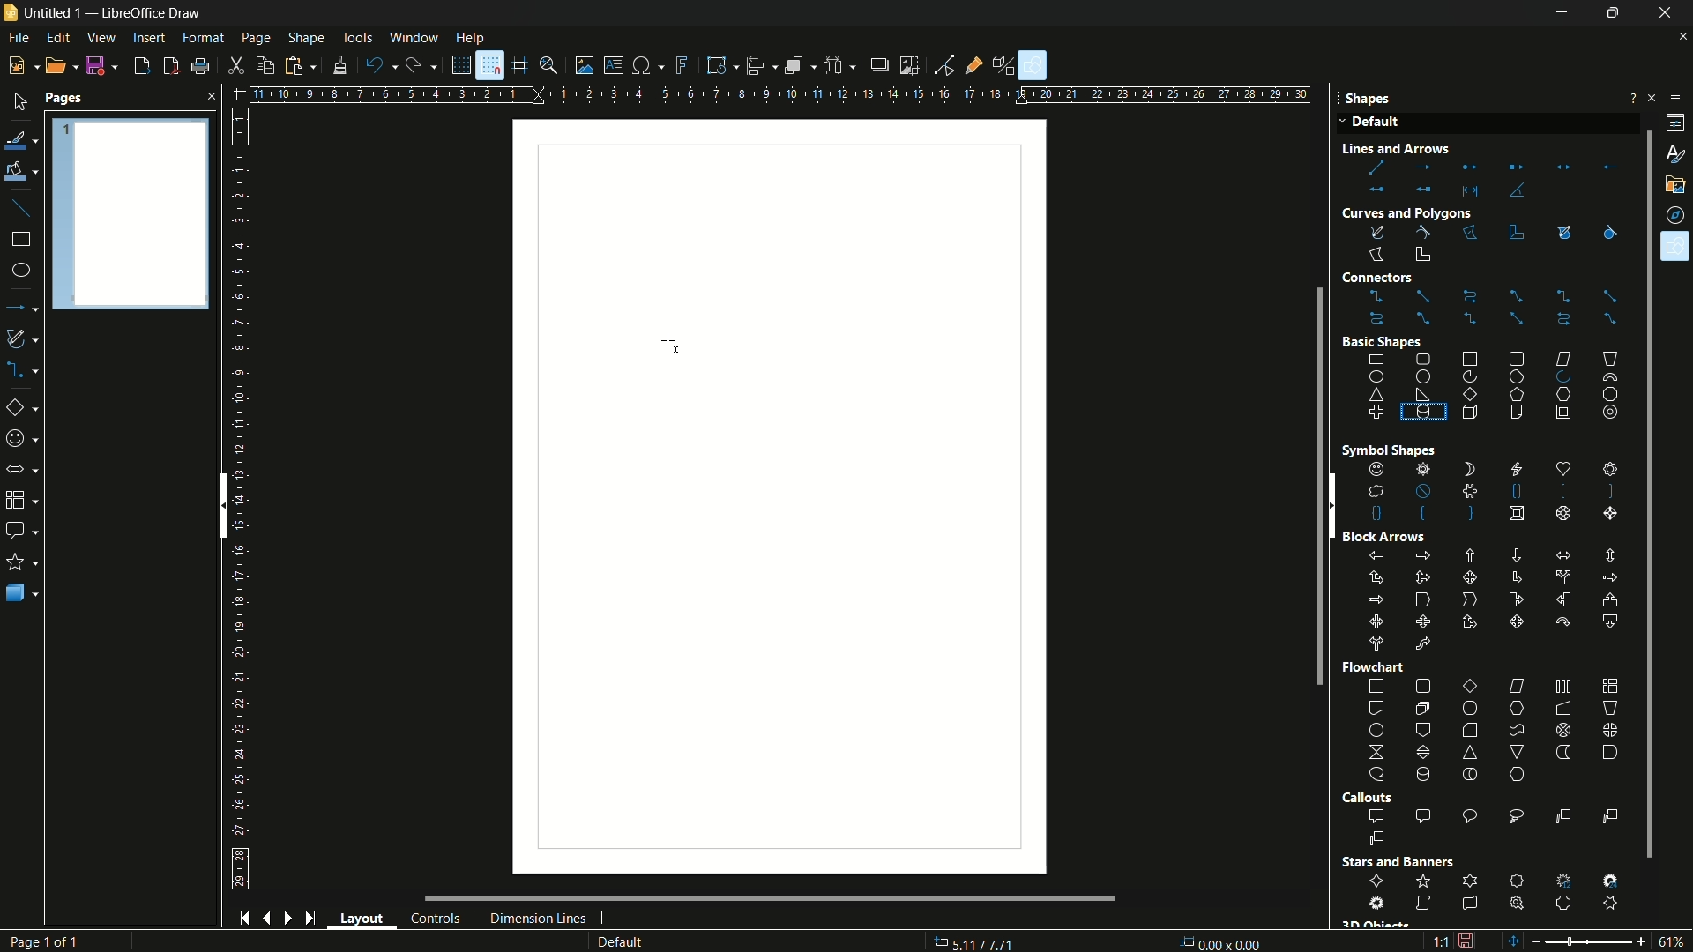  Describe the element at coordinates (413, 37) in the screenshot. I see `window menu` at that location.